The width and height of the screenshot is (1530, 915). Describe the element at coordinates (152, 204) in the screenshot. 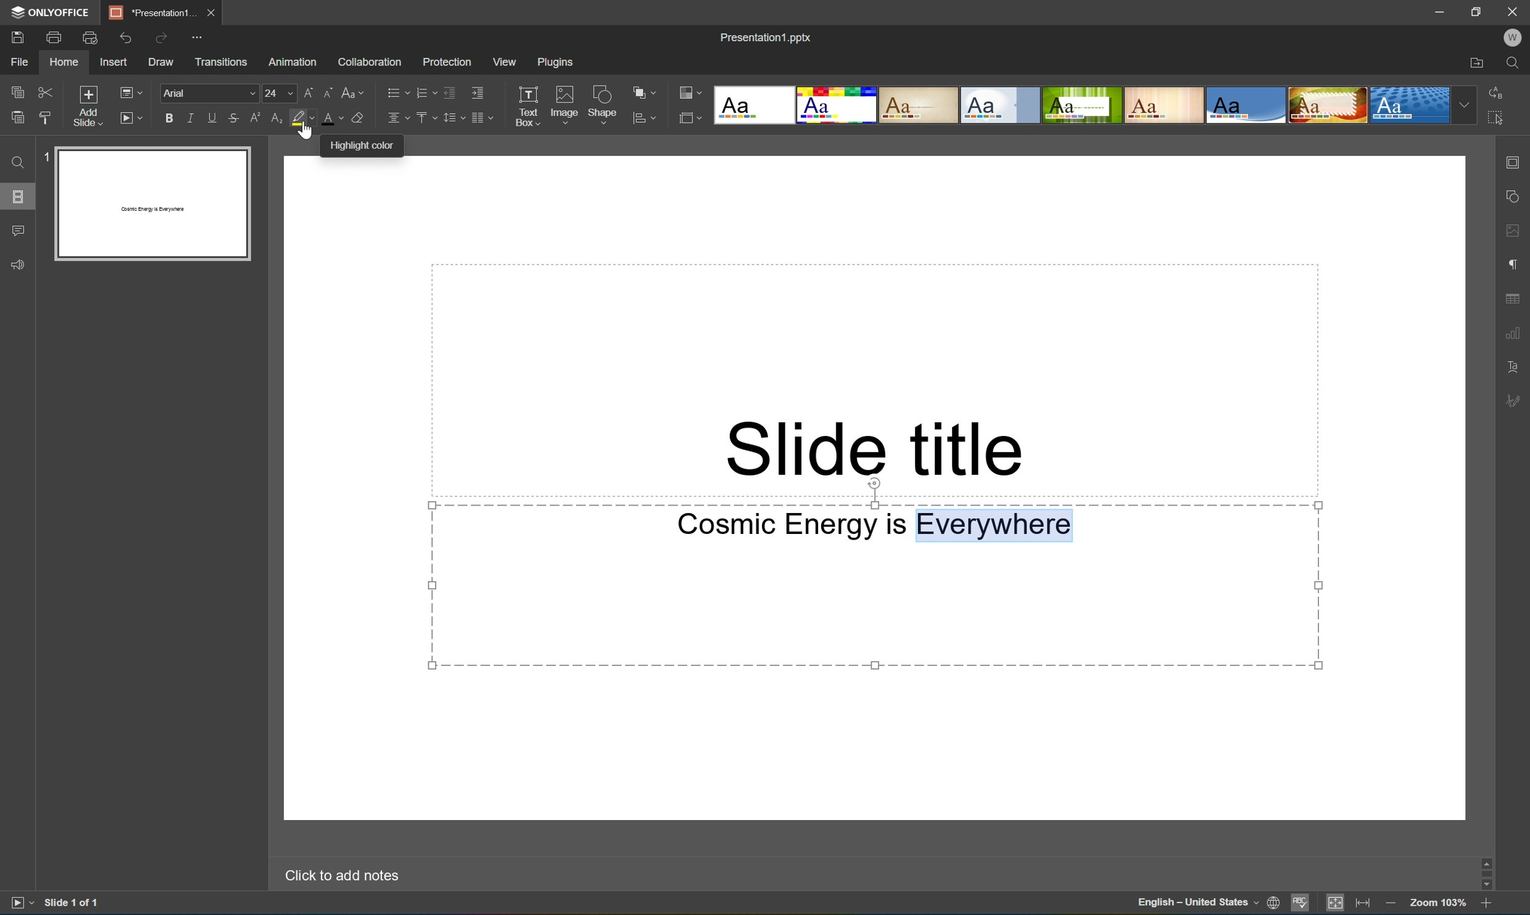

I see `Slide` at that location.